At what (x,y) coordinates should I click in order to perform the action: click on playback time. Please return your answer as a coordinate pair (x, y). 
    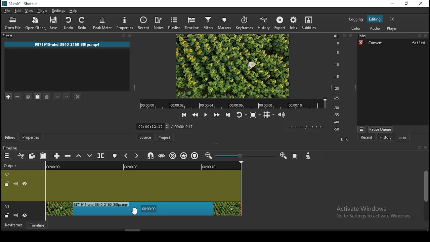
    Looking at the image, I should click on (233, 104).